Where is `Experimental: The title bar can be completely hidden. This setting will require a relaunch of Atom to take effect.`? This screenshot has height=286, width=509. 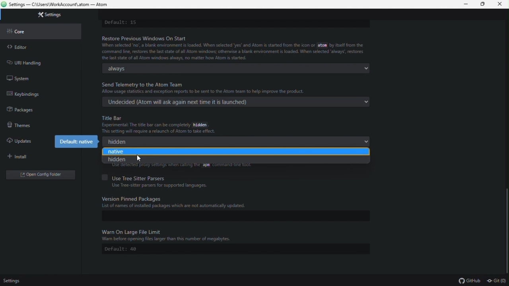
Experimental: The title bar can be completely hidden. This setting will require a relaunch of Atom to take effect. is located at coordinates (160, 128).